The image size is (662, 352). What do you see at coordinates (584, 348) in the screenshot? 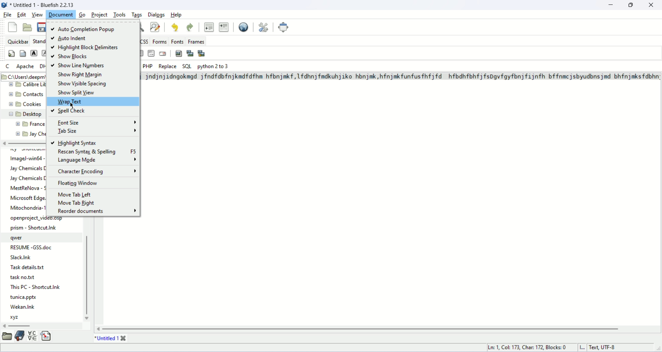
I see `I` at bounding box center [584, 348].